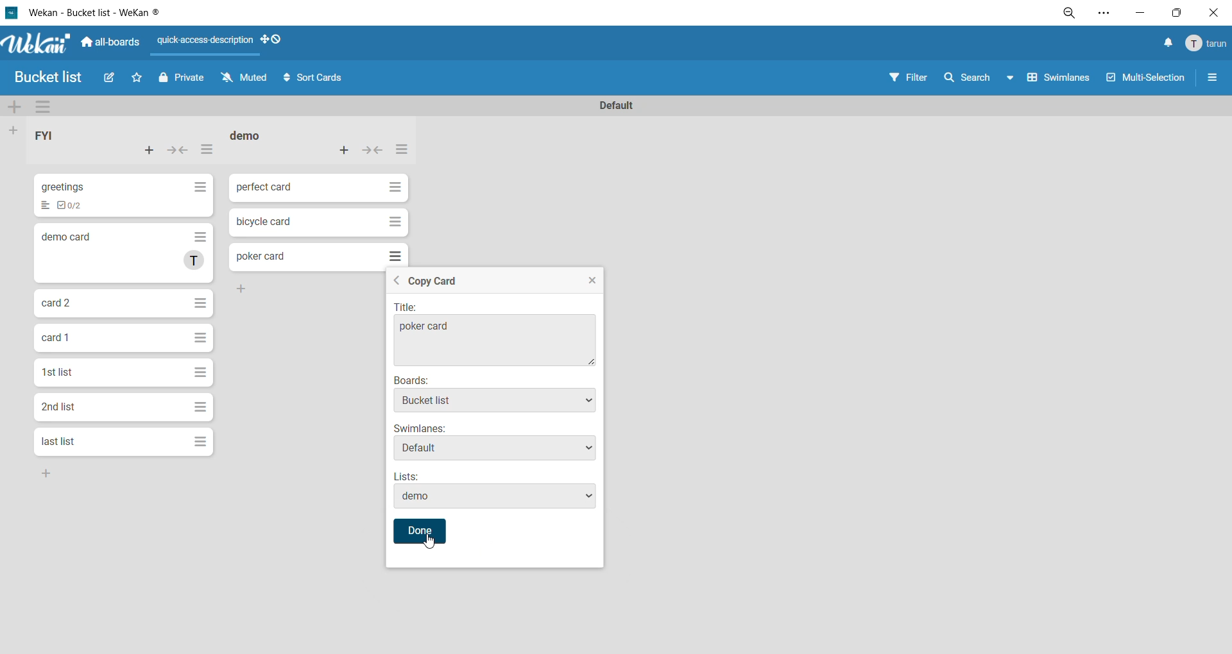 The height and width of the screenshot is (654, 1232). Describe the element at coordinates (1175, 13) in the screenshot. I see `maximize` at that location.